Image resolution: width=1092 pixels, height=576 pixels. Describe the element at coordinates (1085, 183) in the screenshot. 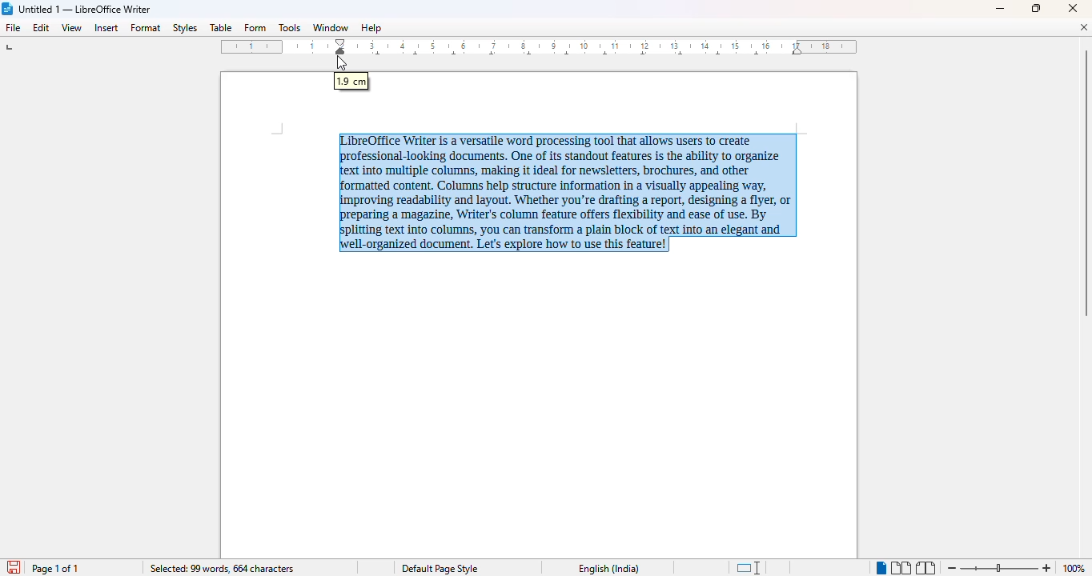

I see `vertical scroll bar` at that location.